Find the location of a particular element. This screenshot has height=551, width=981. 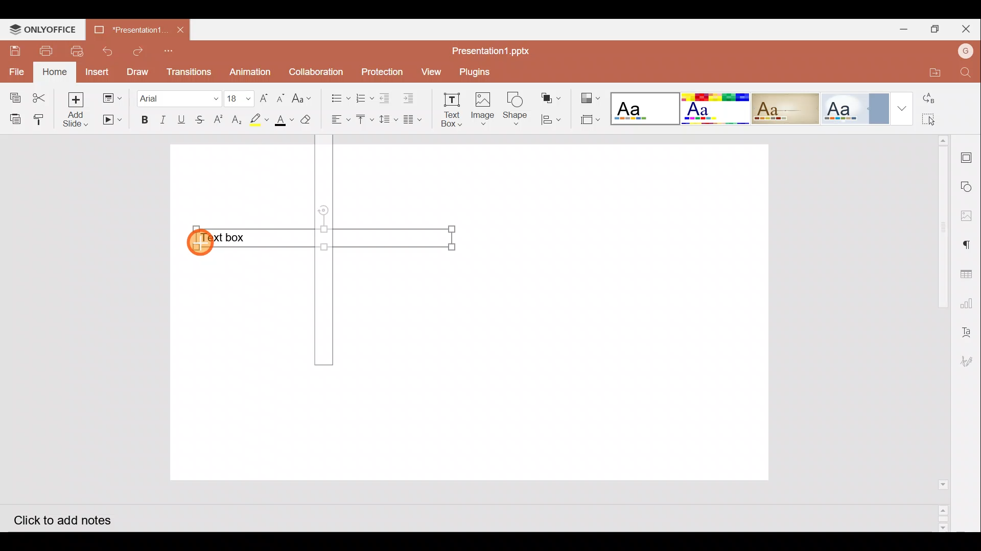

Text box is located at coordinates (320, 239).